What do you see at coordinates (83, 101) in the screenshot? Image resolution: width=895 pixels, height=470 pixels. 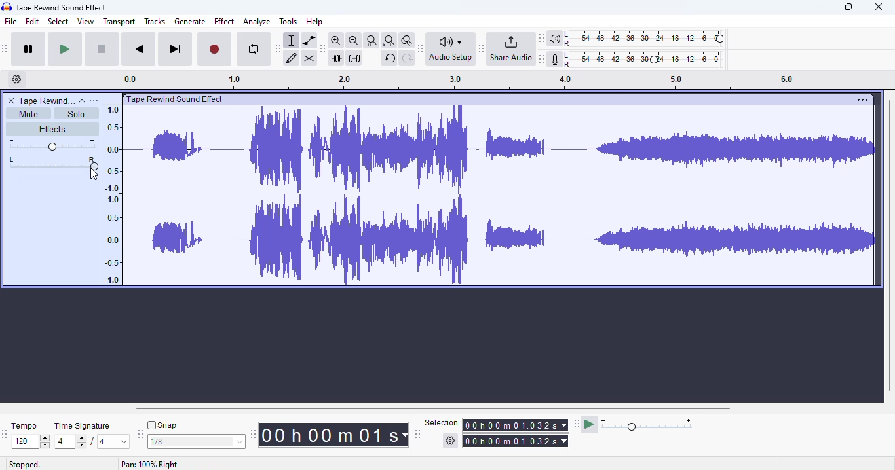 I see `collapse` at bounding box center [83, 101].